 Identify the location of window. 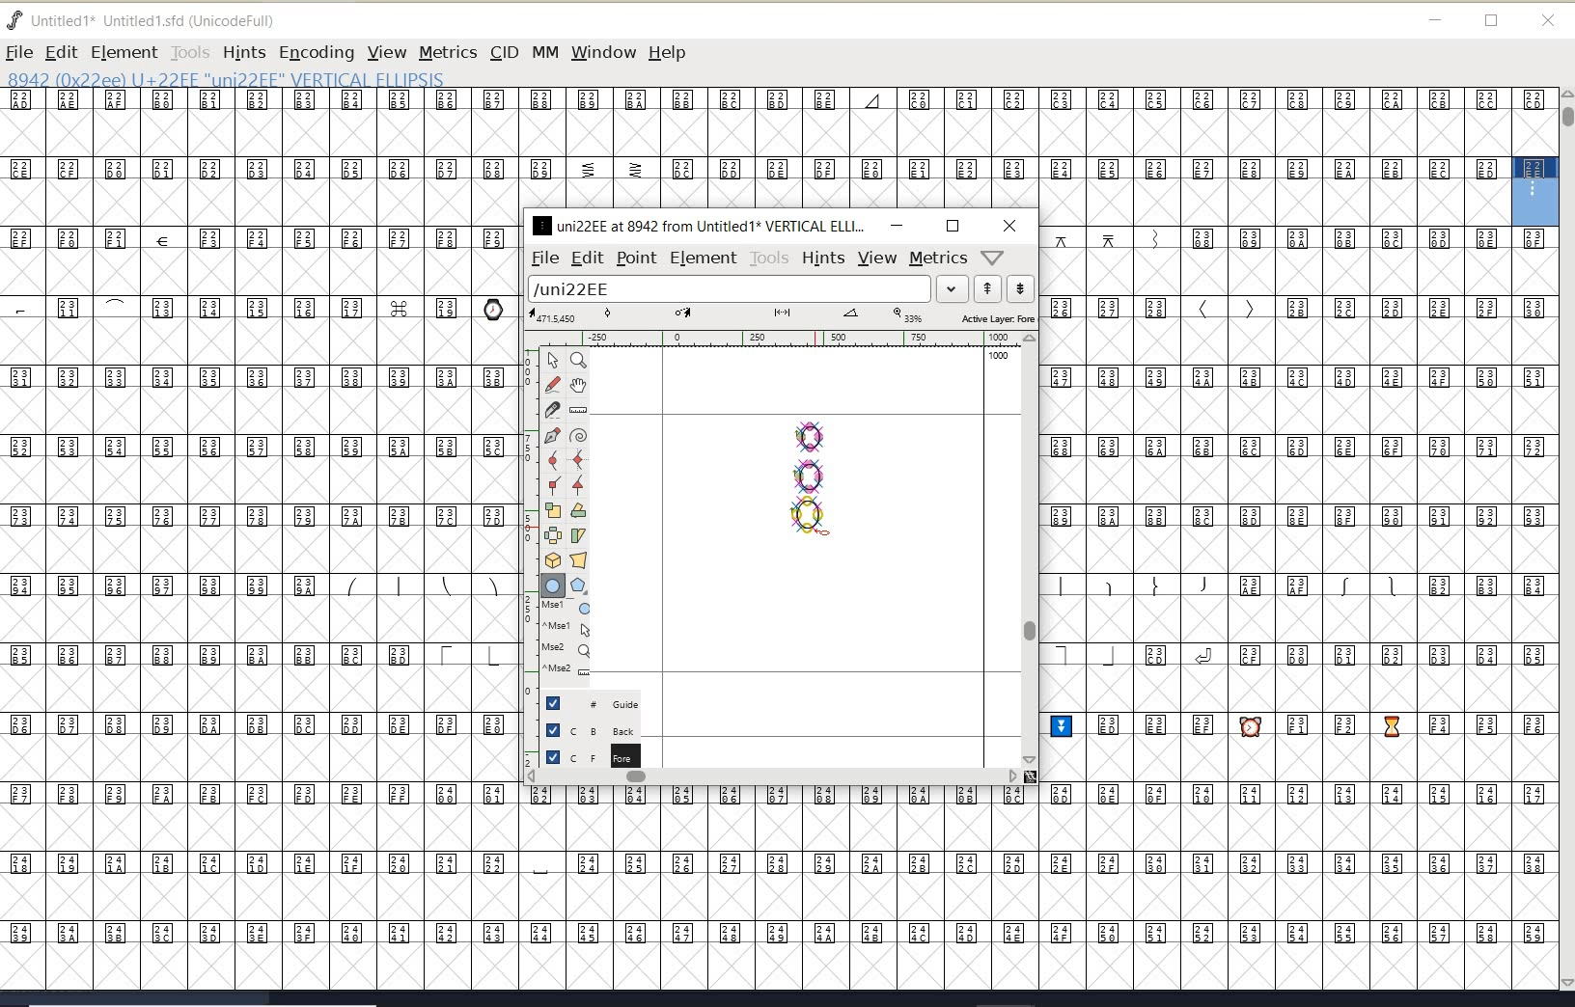
(602, 52).